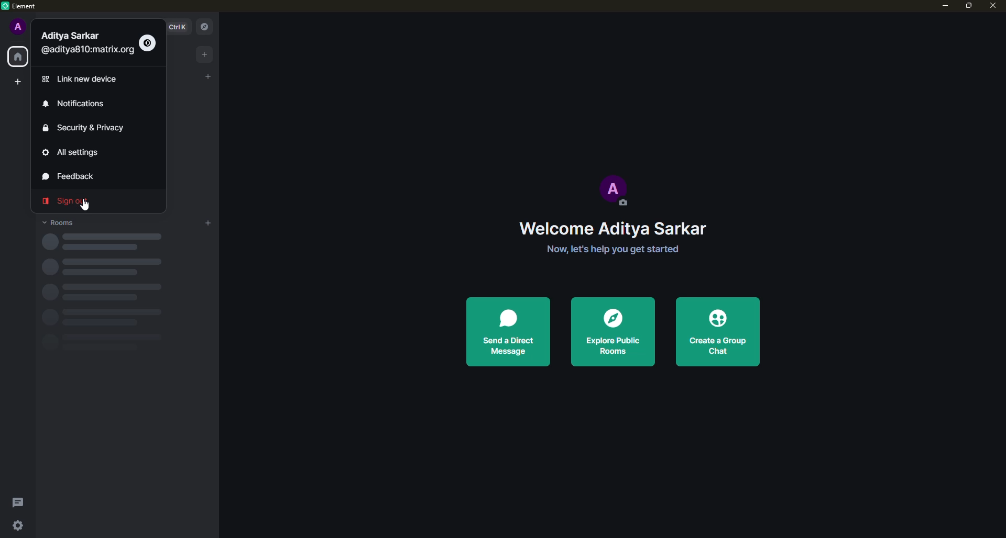 The height and width of the screenshot is (538, 1006). Describe the element at coordinates (616, 249) in the screenshot. I see `Now, let's help you get started` at that location.